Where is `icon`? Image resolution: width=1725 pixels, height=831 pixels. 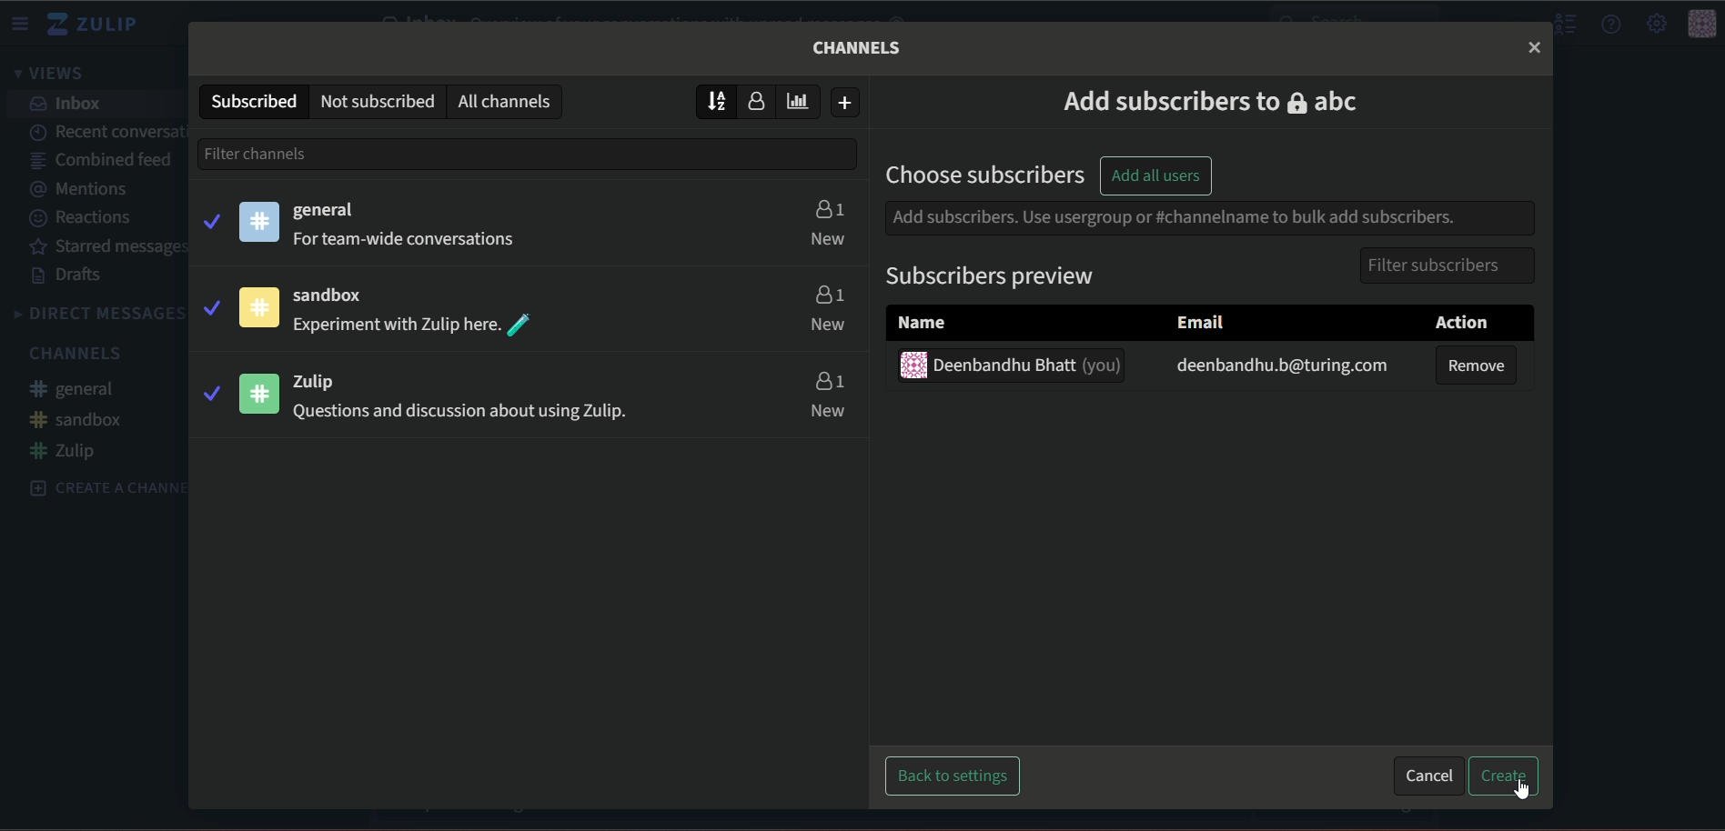 icon is located at coordinates (260, 221).